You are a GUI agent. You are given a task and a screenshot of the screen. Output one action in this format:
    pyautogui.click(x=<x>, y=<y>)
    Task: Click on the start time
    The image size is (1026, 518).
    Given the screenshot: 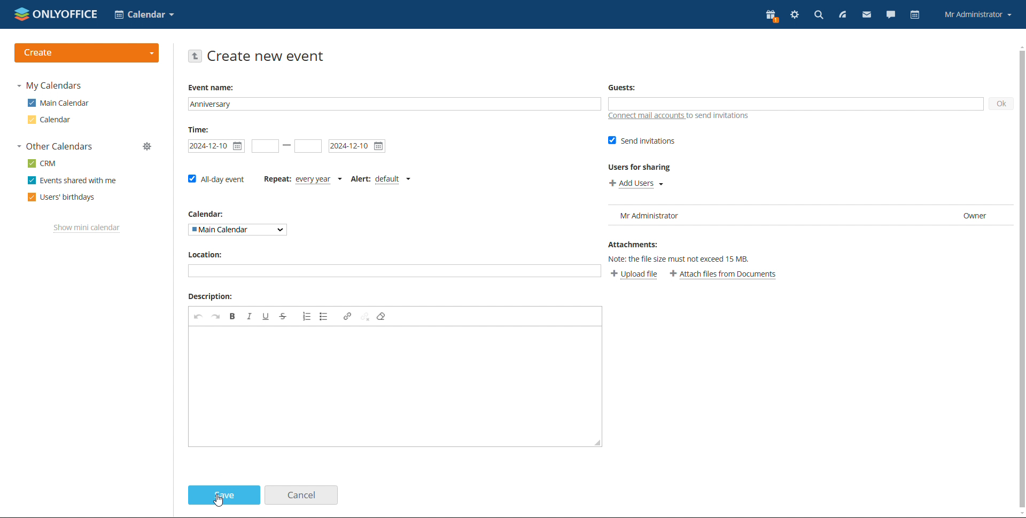 What is the action you would take?
    pyautogui.click(x=217, y=146)
    